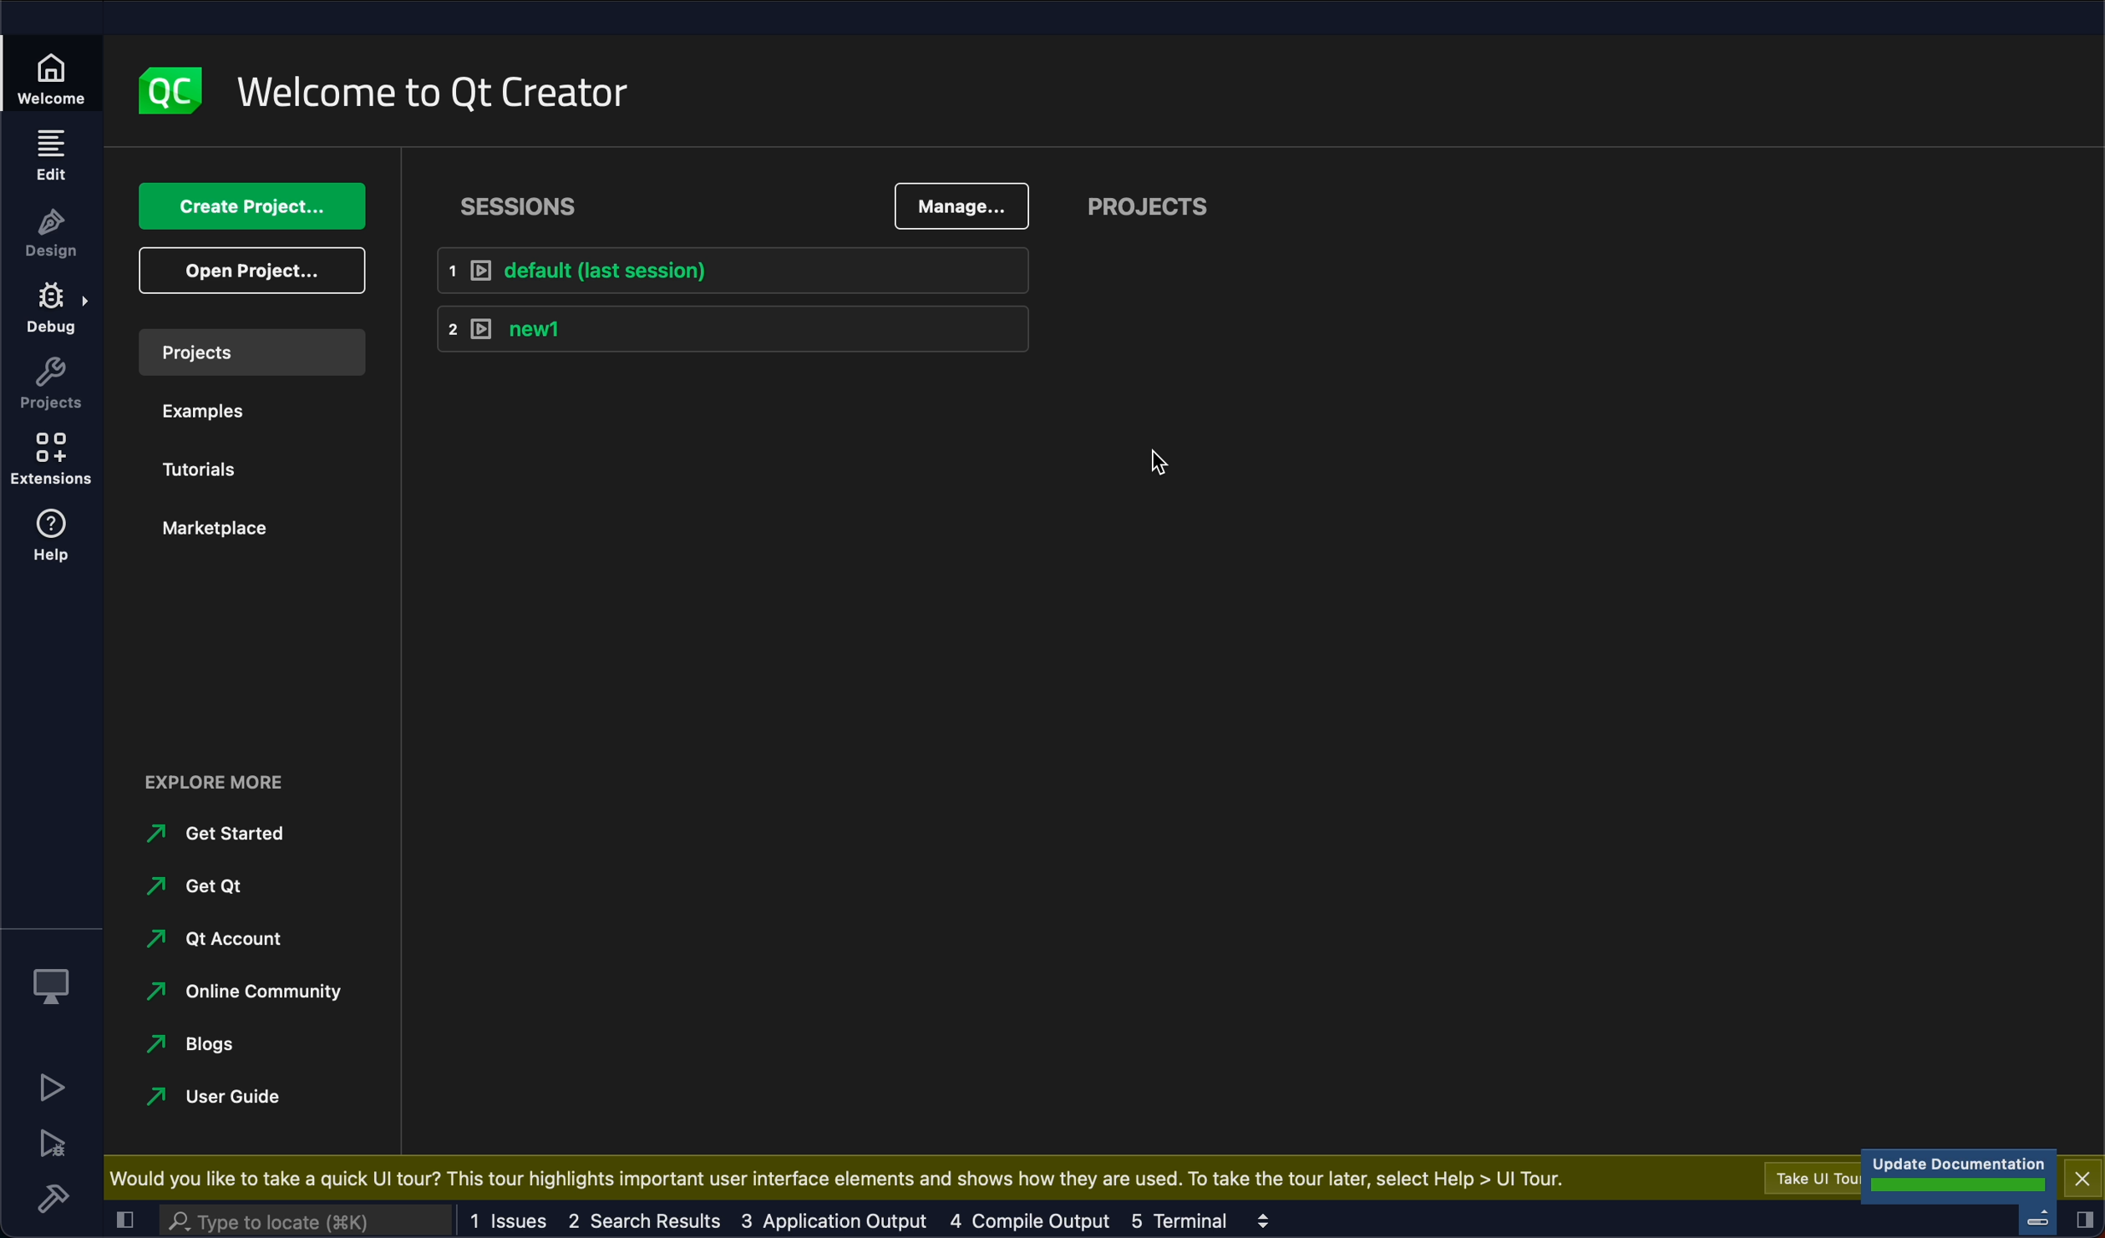 This screenshot has width=2105, height=1238. What do you see at coordinates (51, 1144) in the screenshot?
I see `run debug` at bounding box center [51, 1144].